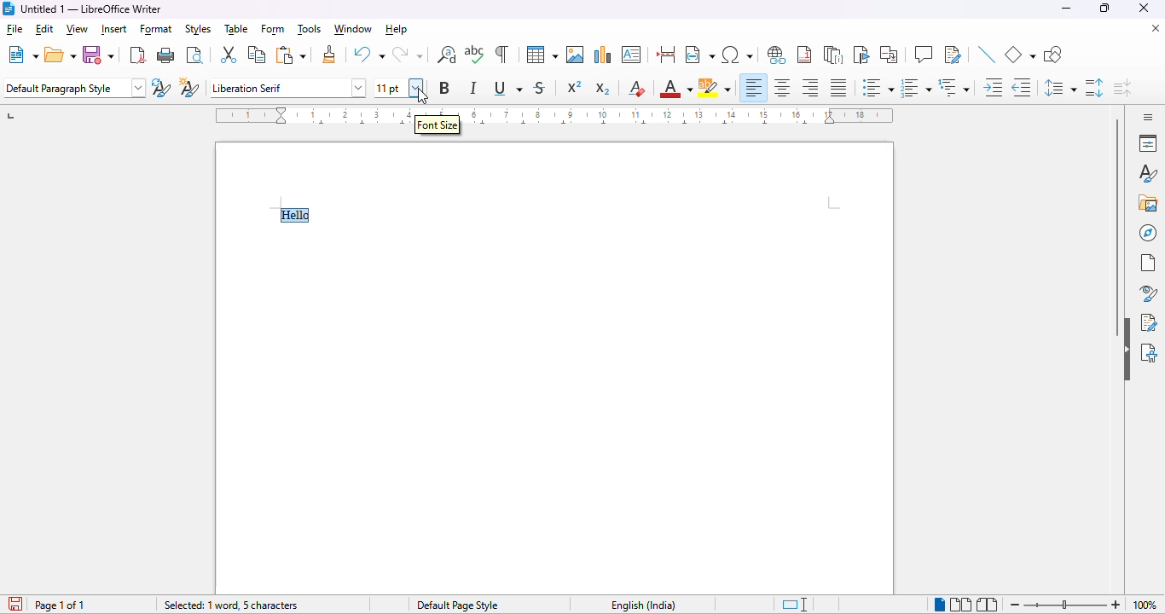  Describe the element at coordinates (1144, 8) in the screenshot. I see `close` at that location.